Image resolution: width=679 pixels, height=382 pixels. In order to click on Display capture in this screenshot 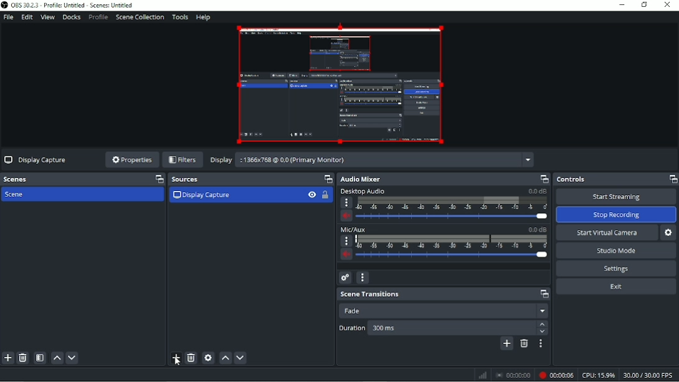, I will do `click(35, 160)`.